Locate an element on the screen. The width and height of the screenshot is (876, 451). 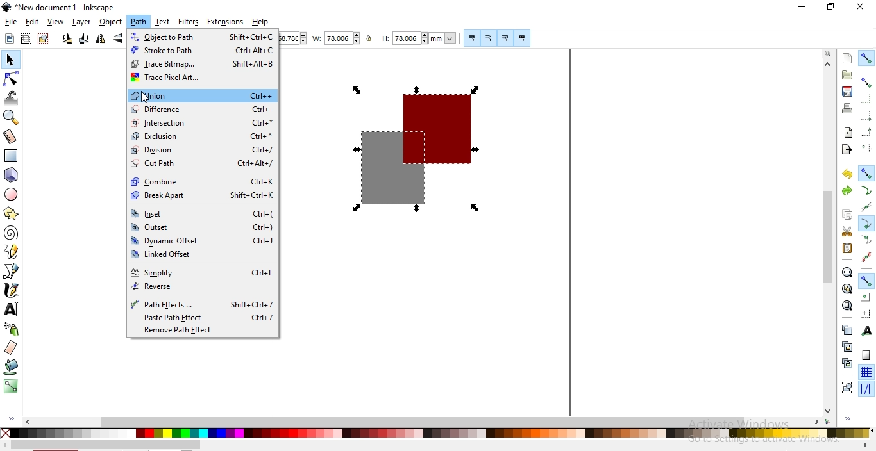
create and edit gradient lines is located at coordinates (10, 385).